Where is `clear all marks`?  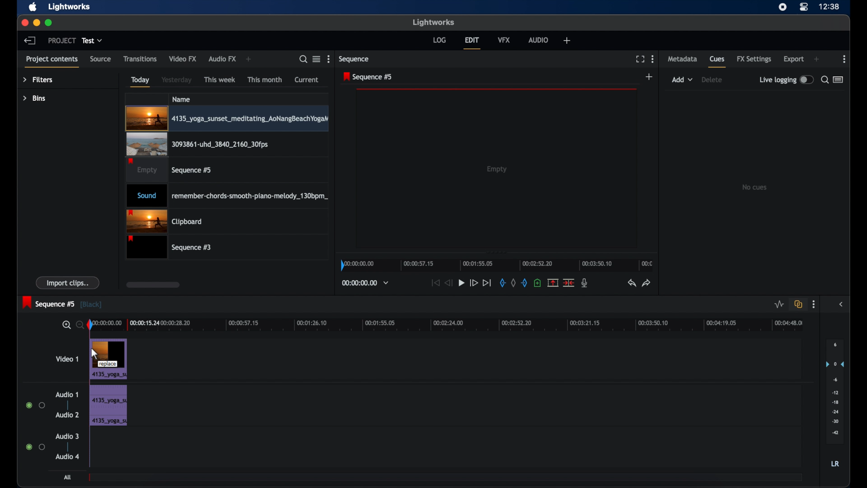 clear all marks is located at coordinates (513, 282).